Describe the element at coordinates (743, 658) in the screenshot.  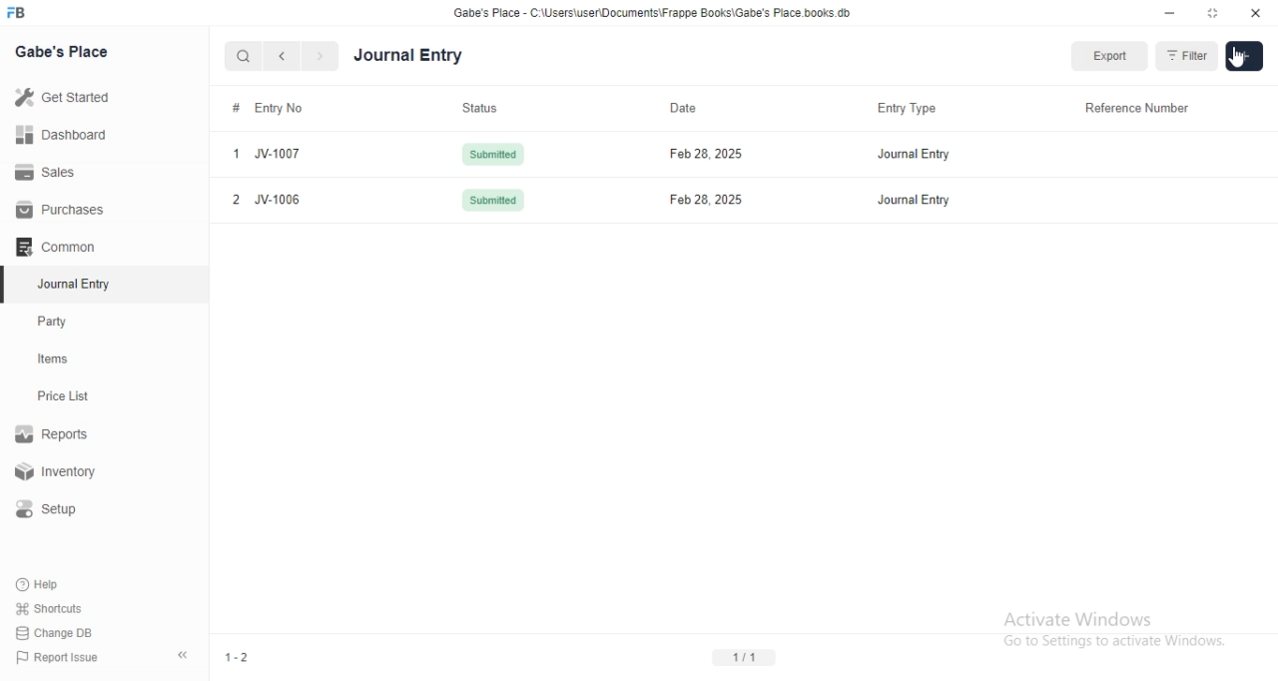
I see `1/1` at that location.